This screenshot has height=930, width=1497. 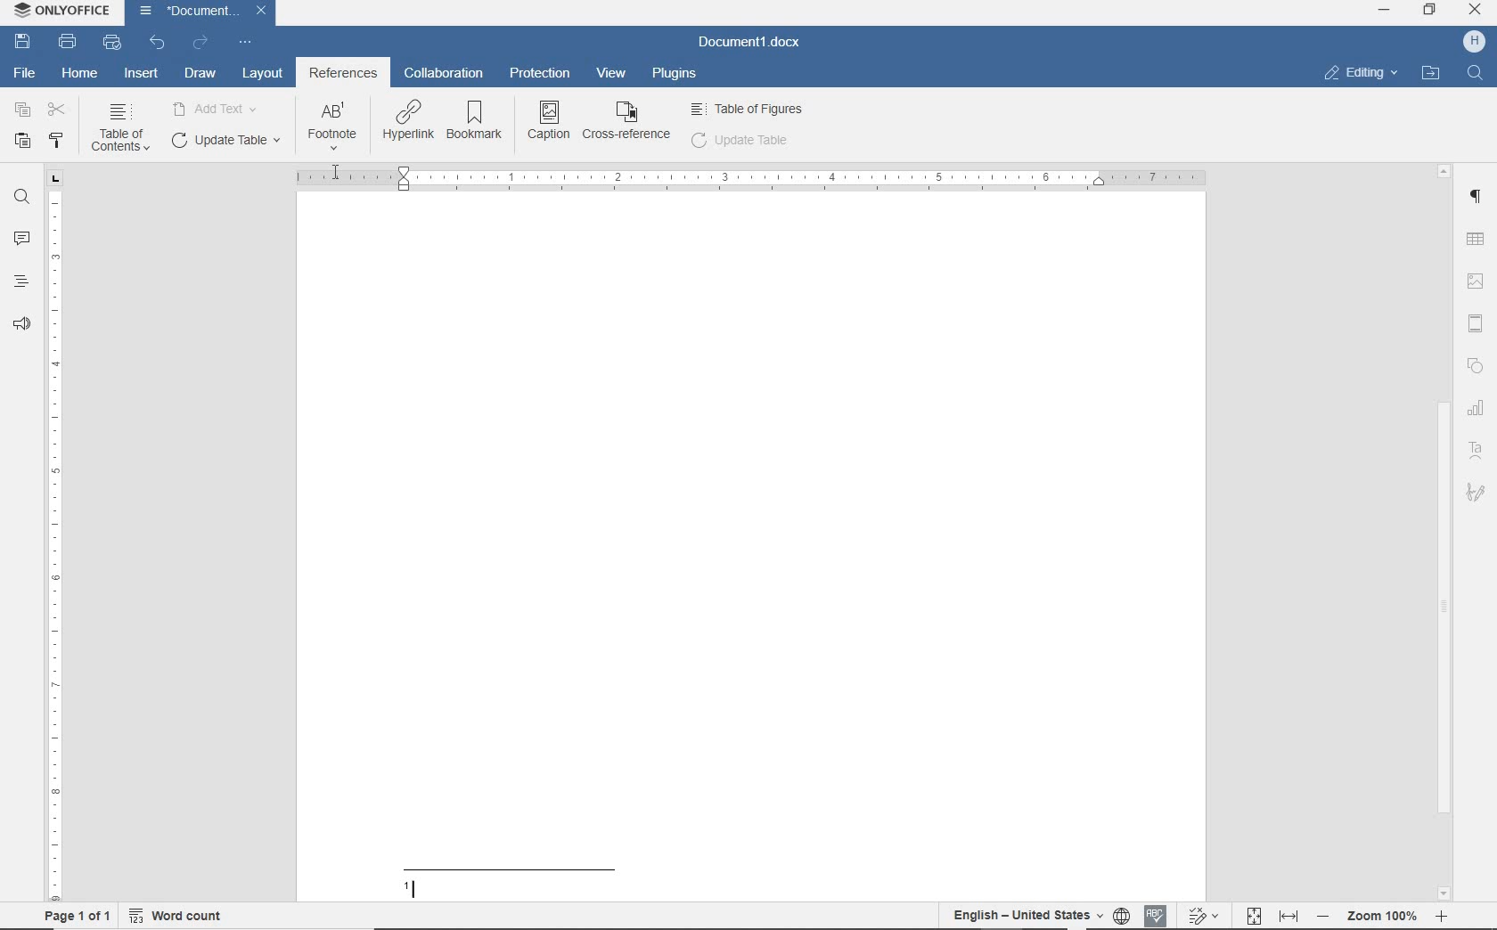 I want to click on OPEN FILE LOCATION, so click(x=1430, y=72).